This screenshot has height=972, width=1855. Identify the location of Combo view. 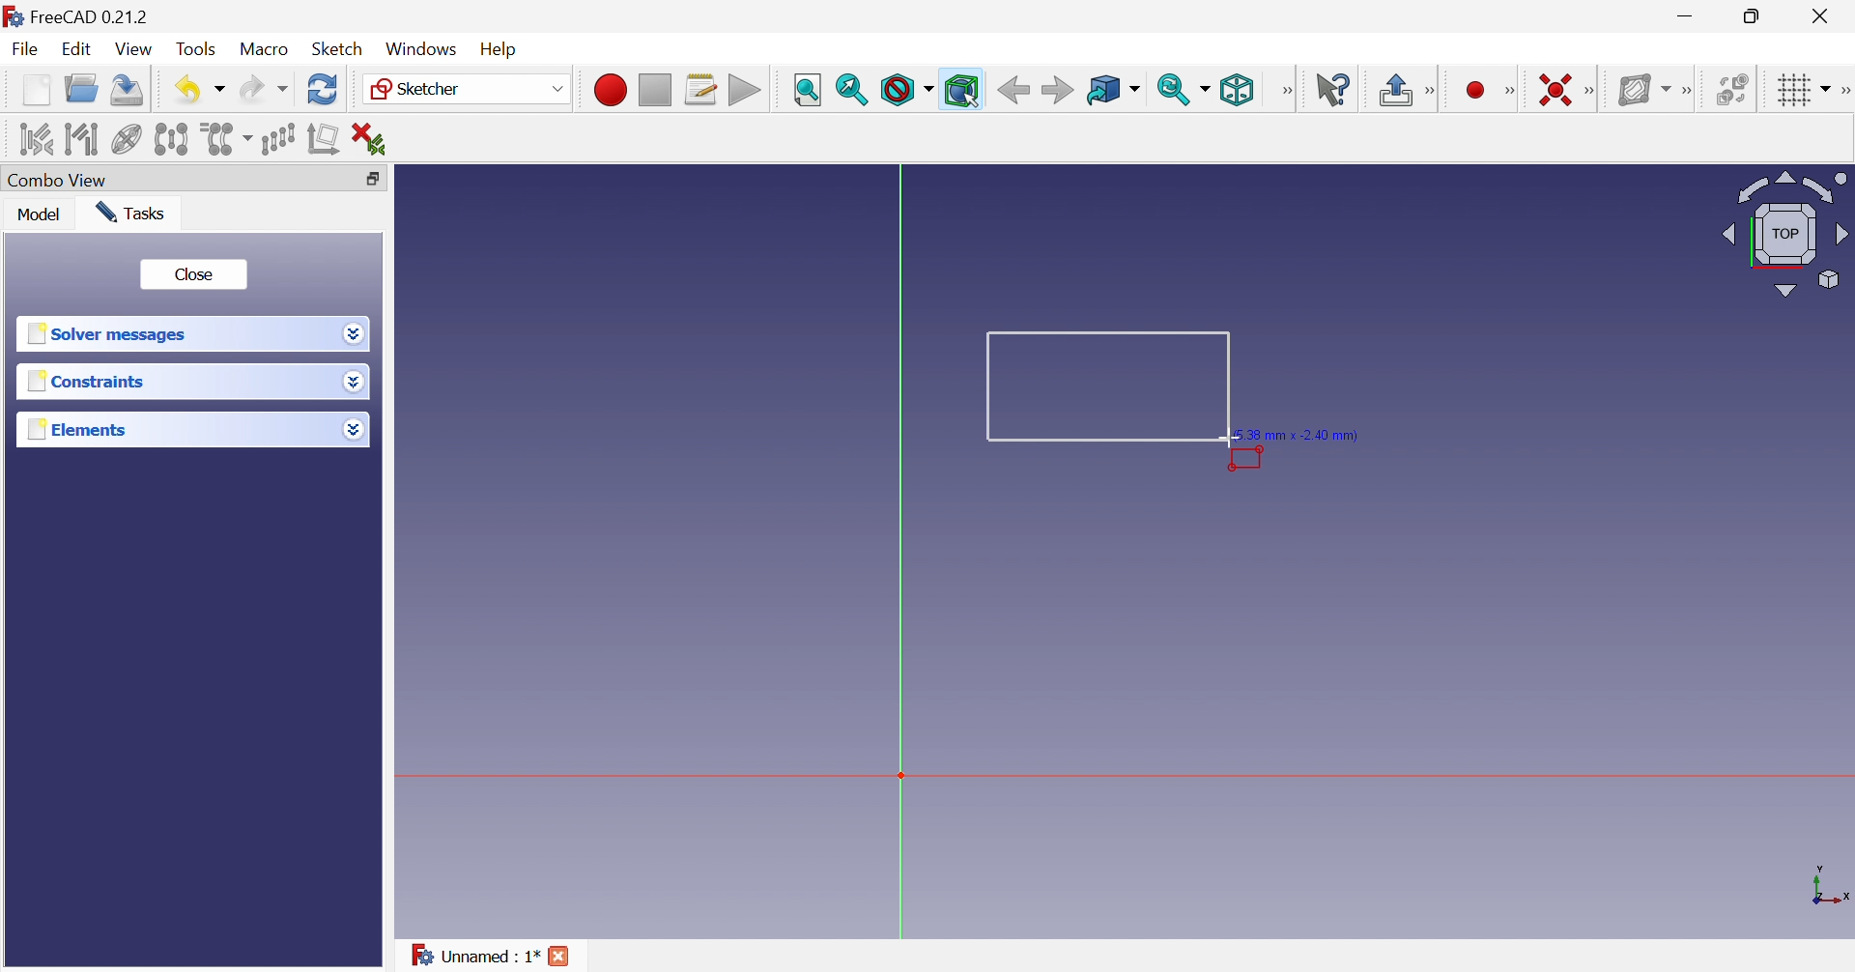
(55, 181).